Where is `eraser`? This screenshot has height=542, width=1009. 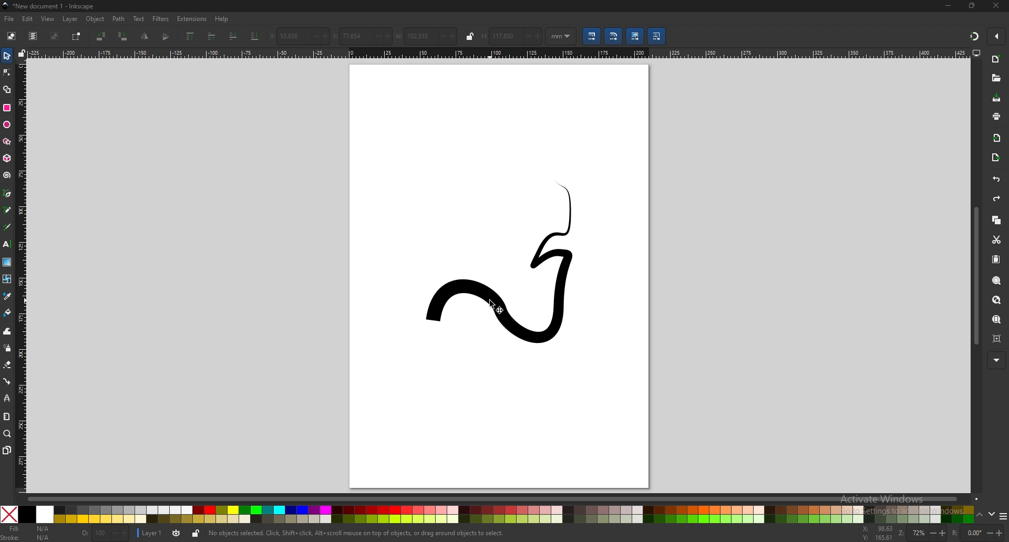
eraser is located at coordinates (7, 364).